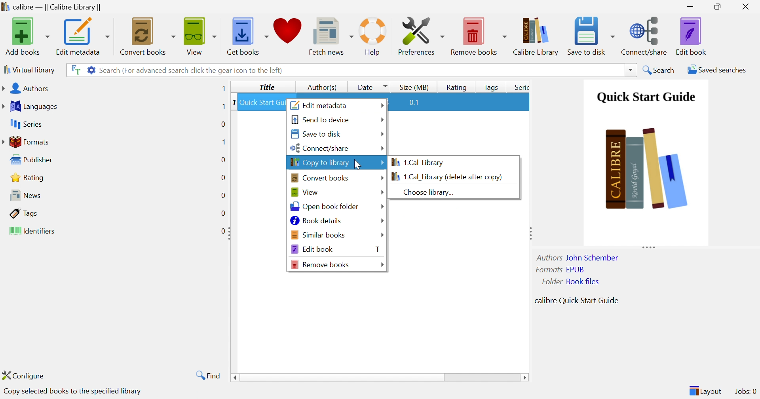 This screenshot has height=399, width=760. What do you see at coordinates (30, 230) in the screenshot?
I see `Identifiers` at bounding box center [30, 230].